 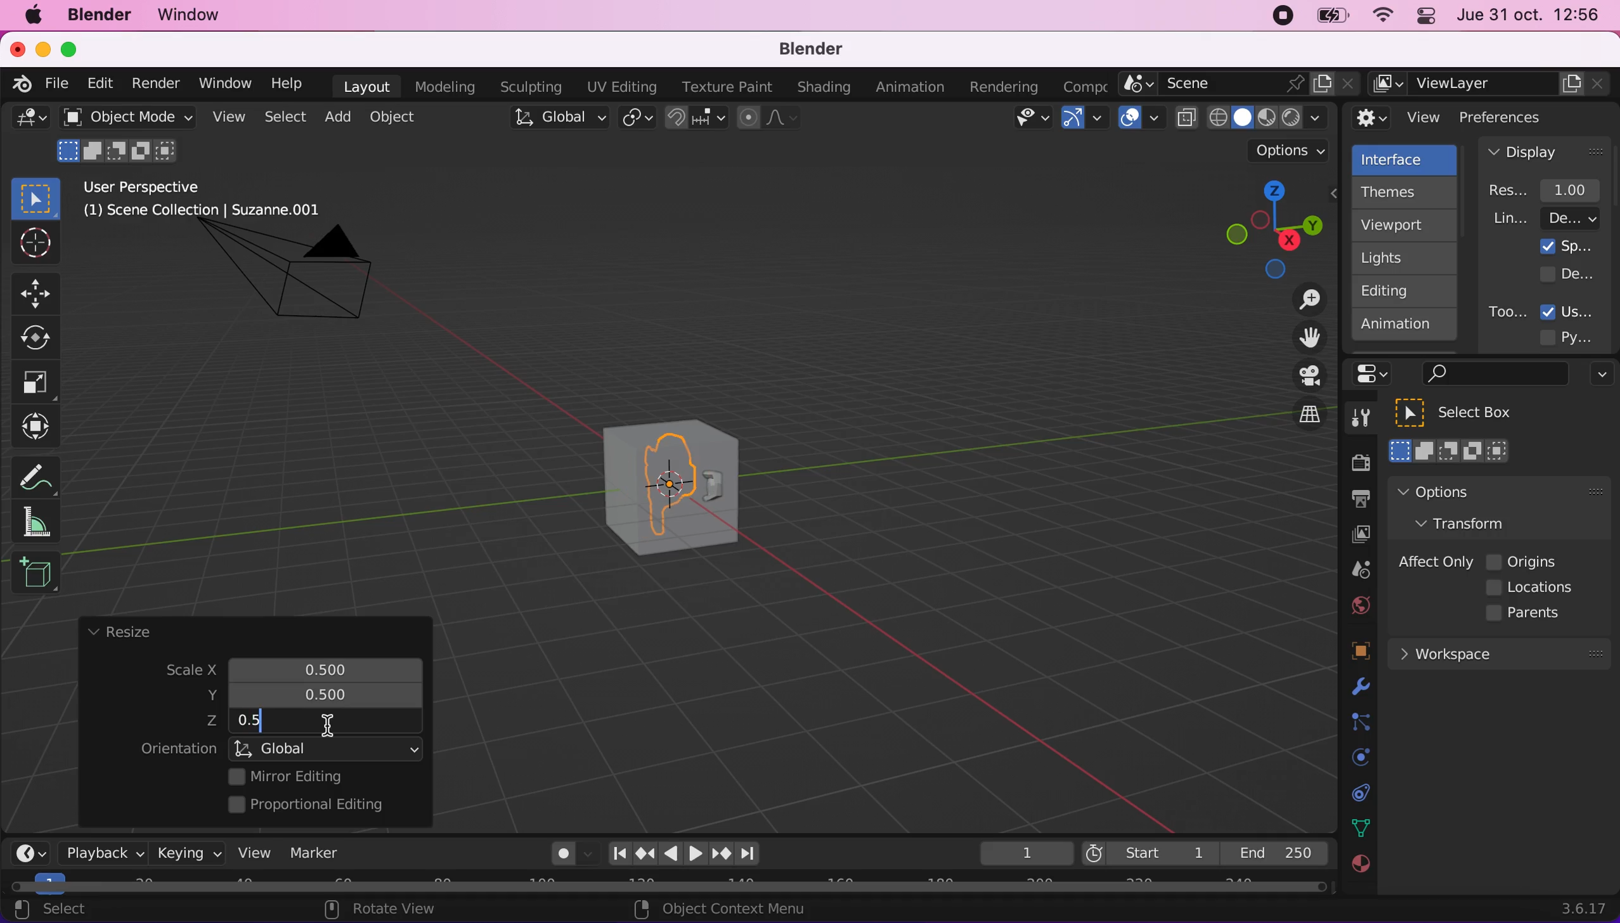 What do you see at coordinates (1493, 375) in the screenshot?
I see `search` at bounding box center [1493, 375].